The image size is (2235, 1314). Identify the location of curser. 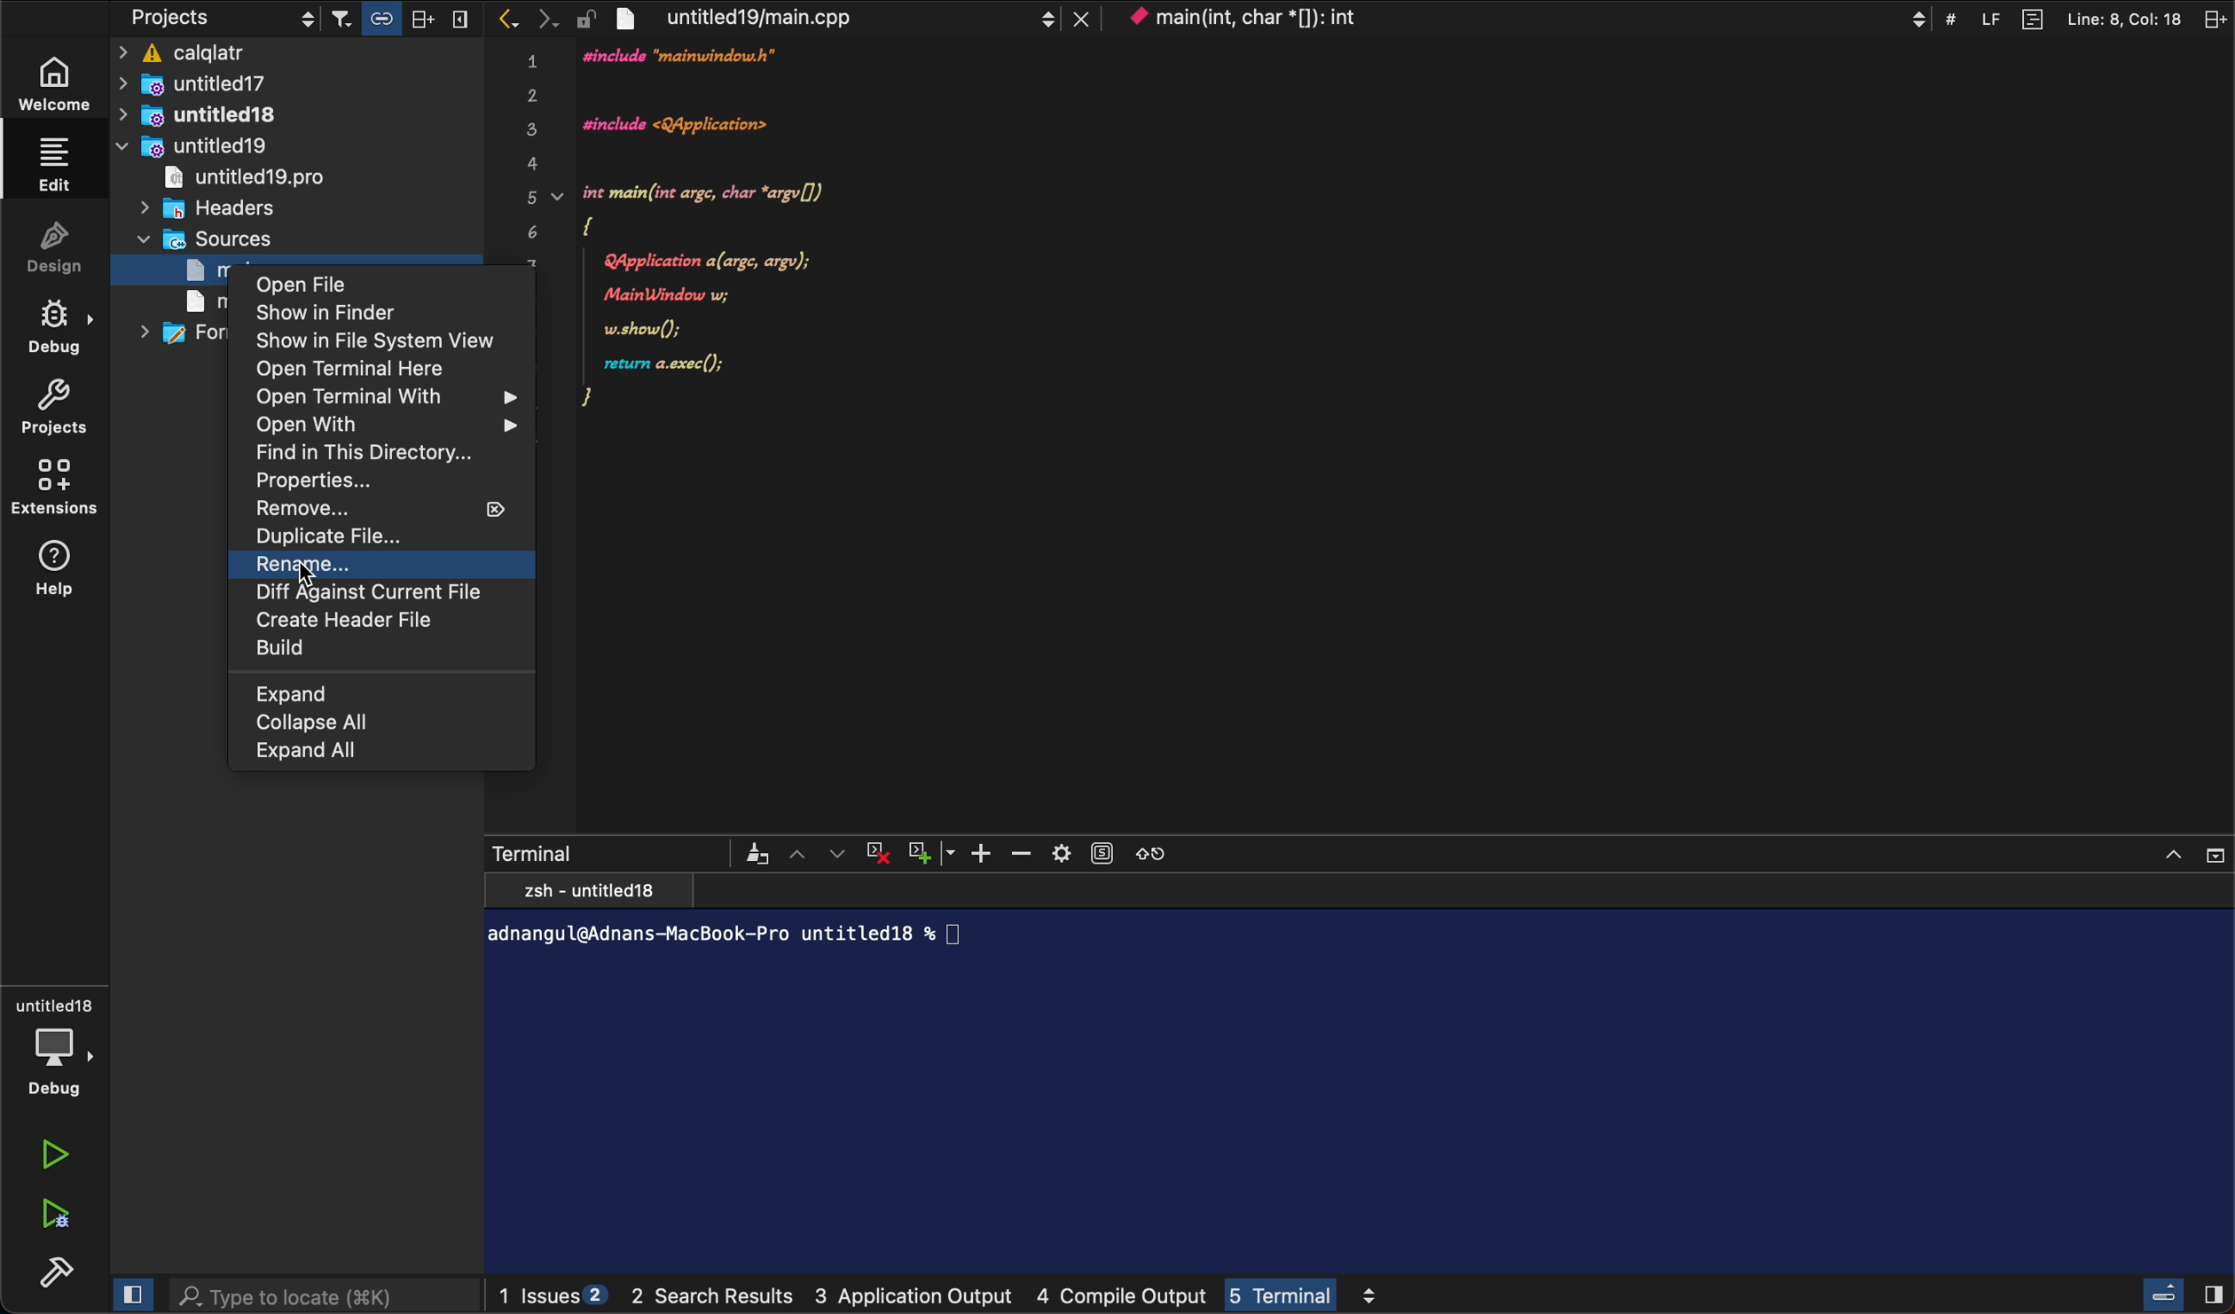
(315, 580).